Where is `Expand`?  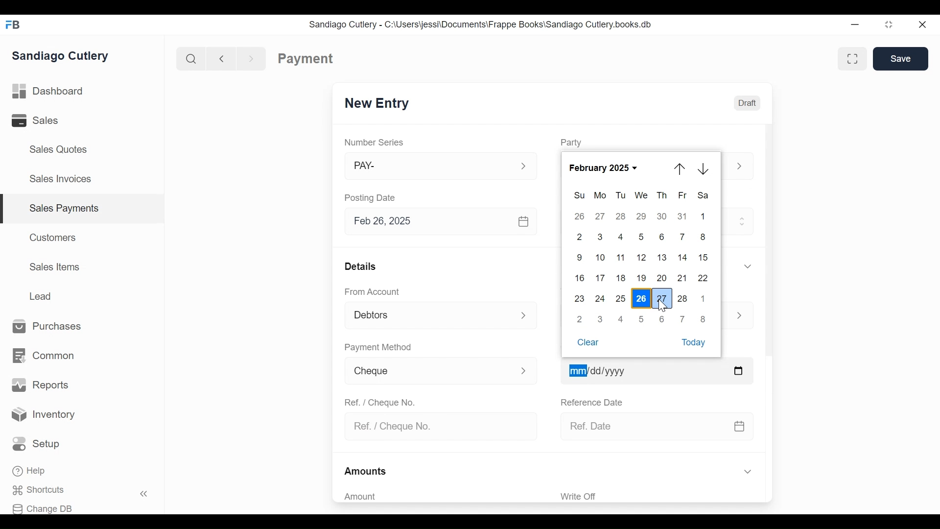 Expand is located at coordinates (523, 167).